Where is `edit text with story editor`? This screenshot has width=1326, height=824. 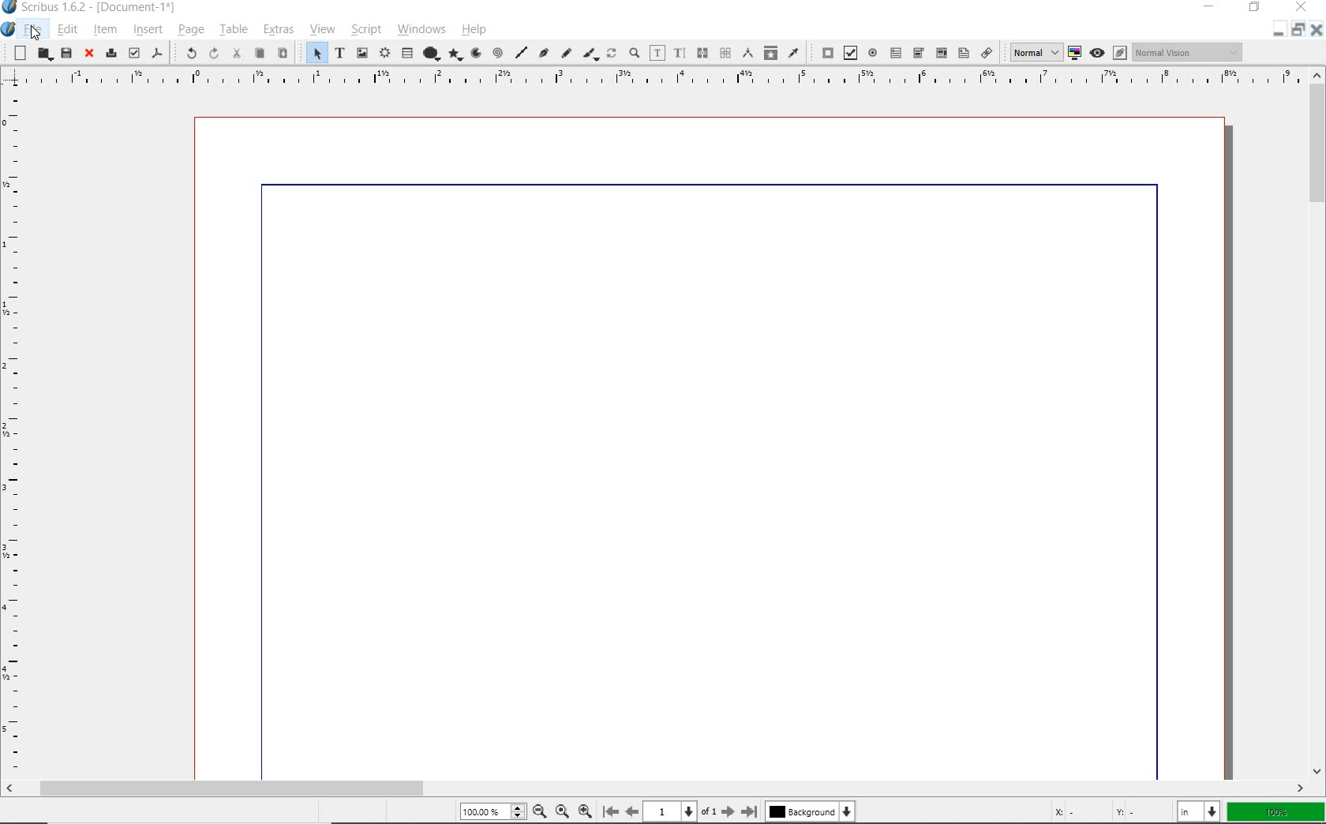
edit text with story editor is located at coordinates (680, 53).